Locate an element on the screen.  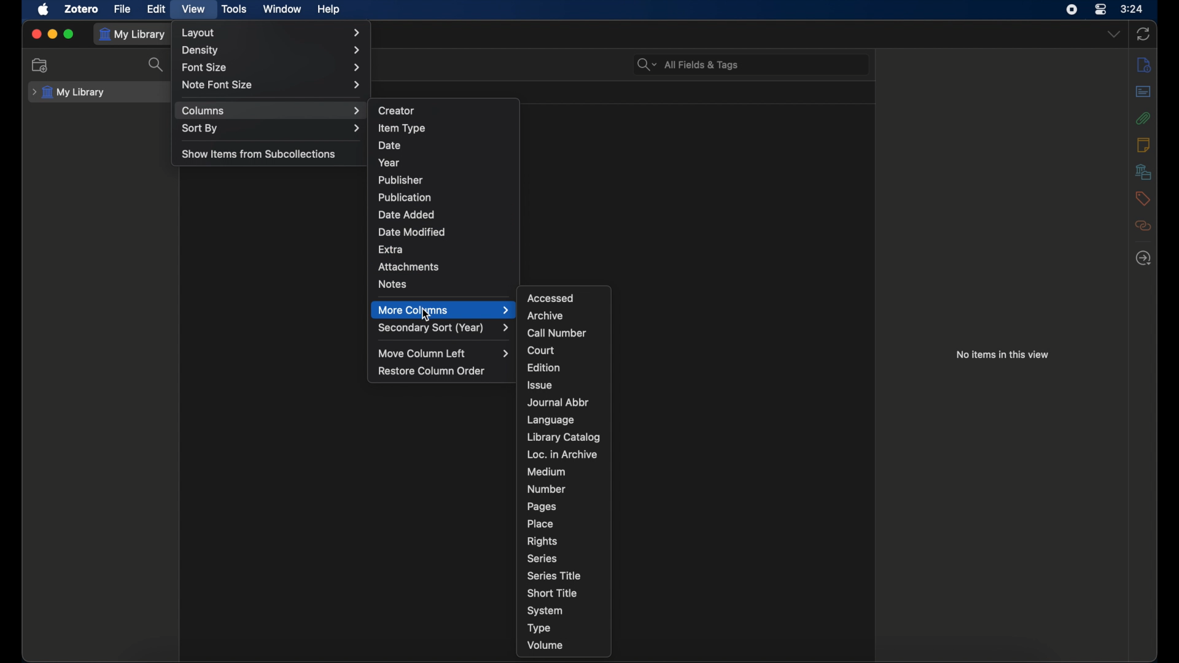
no item in this view is located at coordinates (1002, 355).